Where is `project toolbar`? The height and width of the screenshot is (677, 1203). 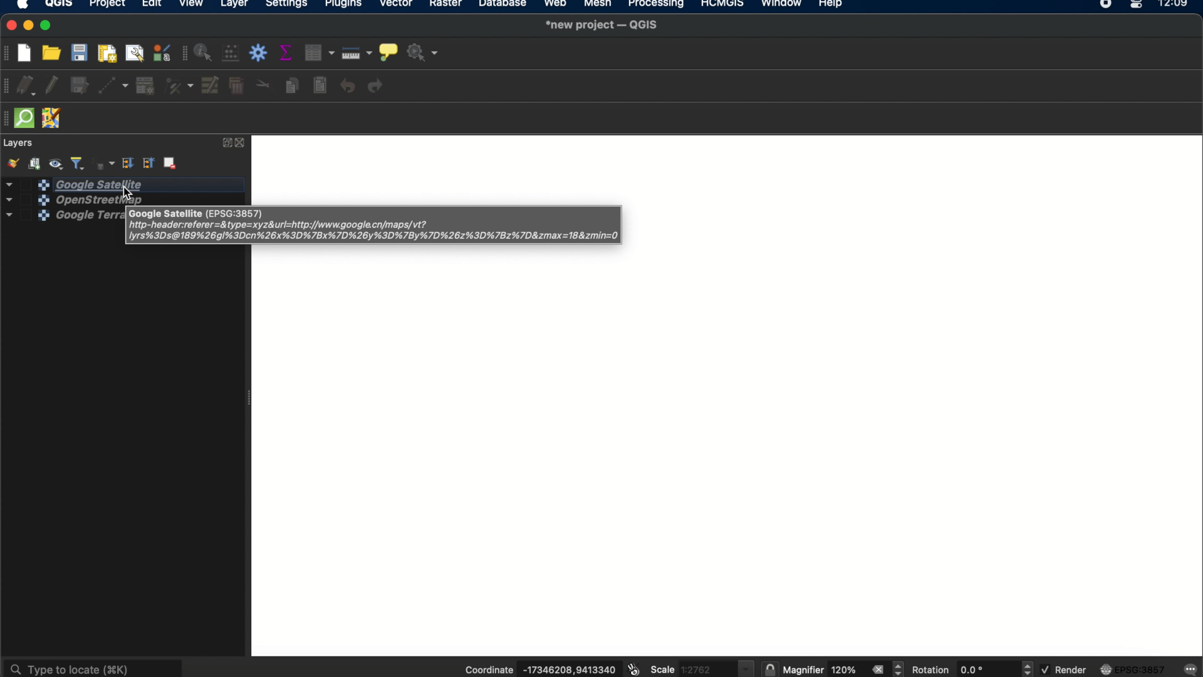
project toolbar is located at coordinates (8, 53).